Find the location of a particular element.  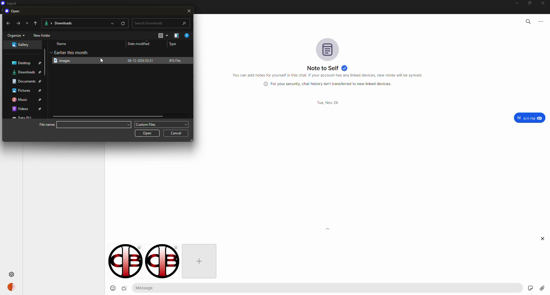

info is located at coordinates (329, 84).